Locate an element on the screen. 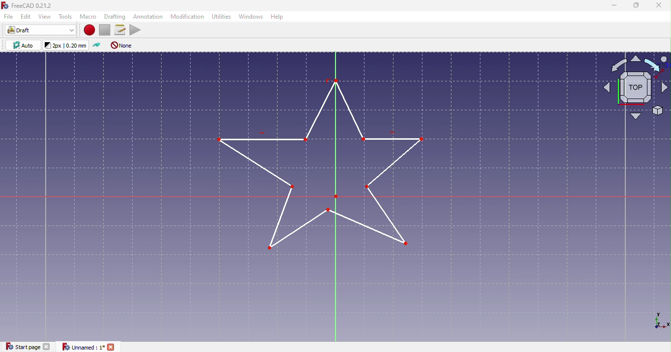  Minimize is located at coordinates (613, 6).